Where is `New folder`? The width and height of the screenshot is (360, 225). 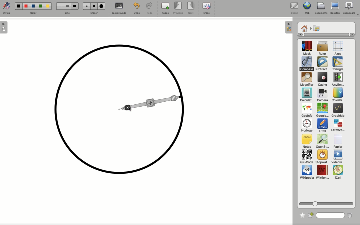 New folder is located at coordinates (311, 215).